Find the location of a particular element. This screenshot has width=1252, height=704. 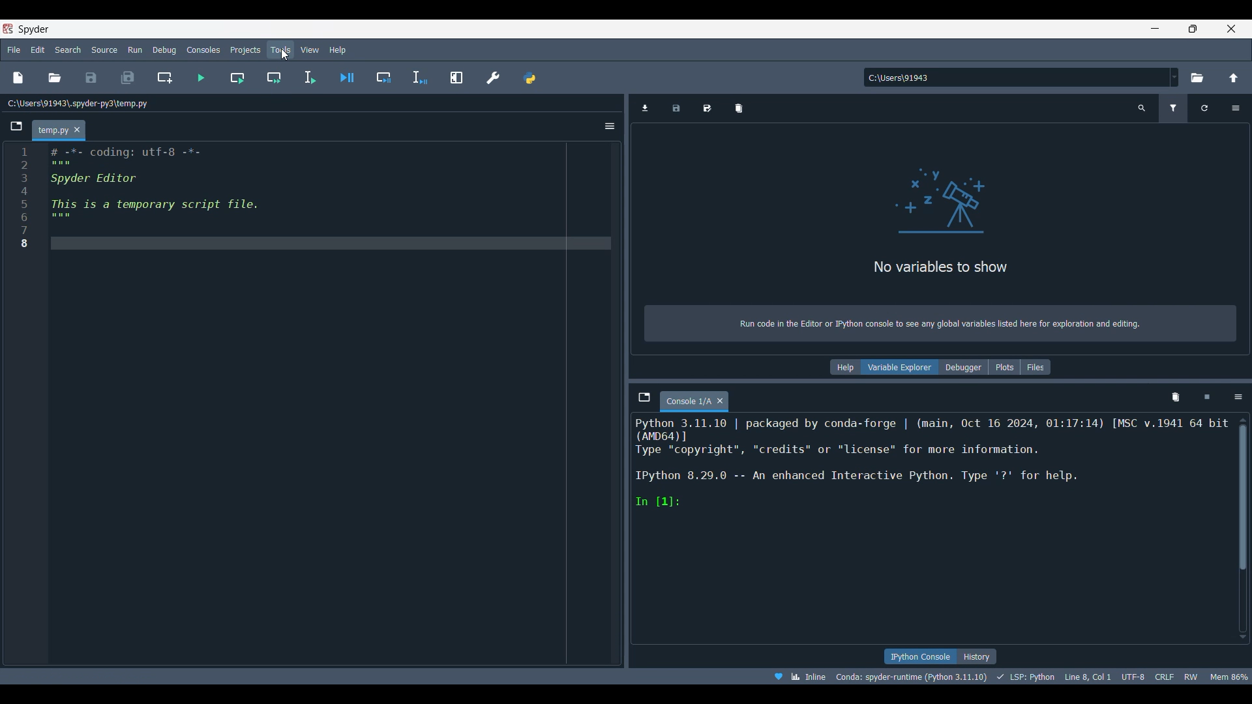

cursor details is located at coordinates (1086, 675).